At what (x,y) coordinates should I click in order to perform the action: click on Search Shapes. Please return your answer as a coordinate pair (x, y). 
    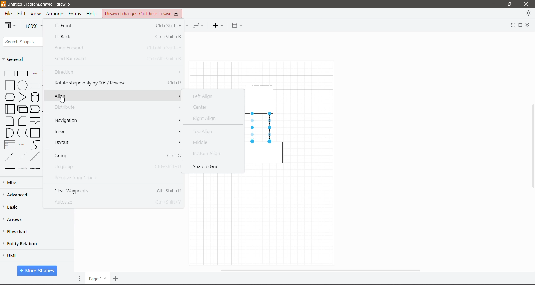
    Looking at the image, I should click on (23, 42).